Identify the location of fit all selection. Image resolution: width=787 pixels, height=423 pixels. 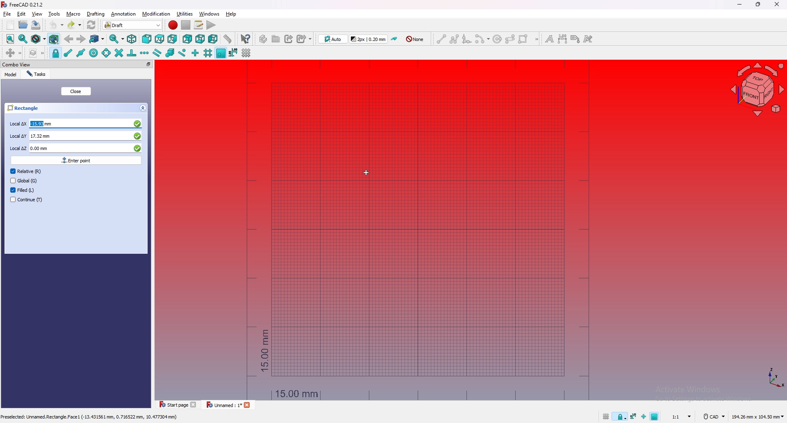
(23, 39).